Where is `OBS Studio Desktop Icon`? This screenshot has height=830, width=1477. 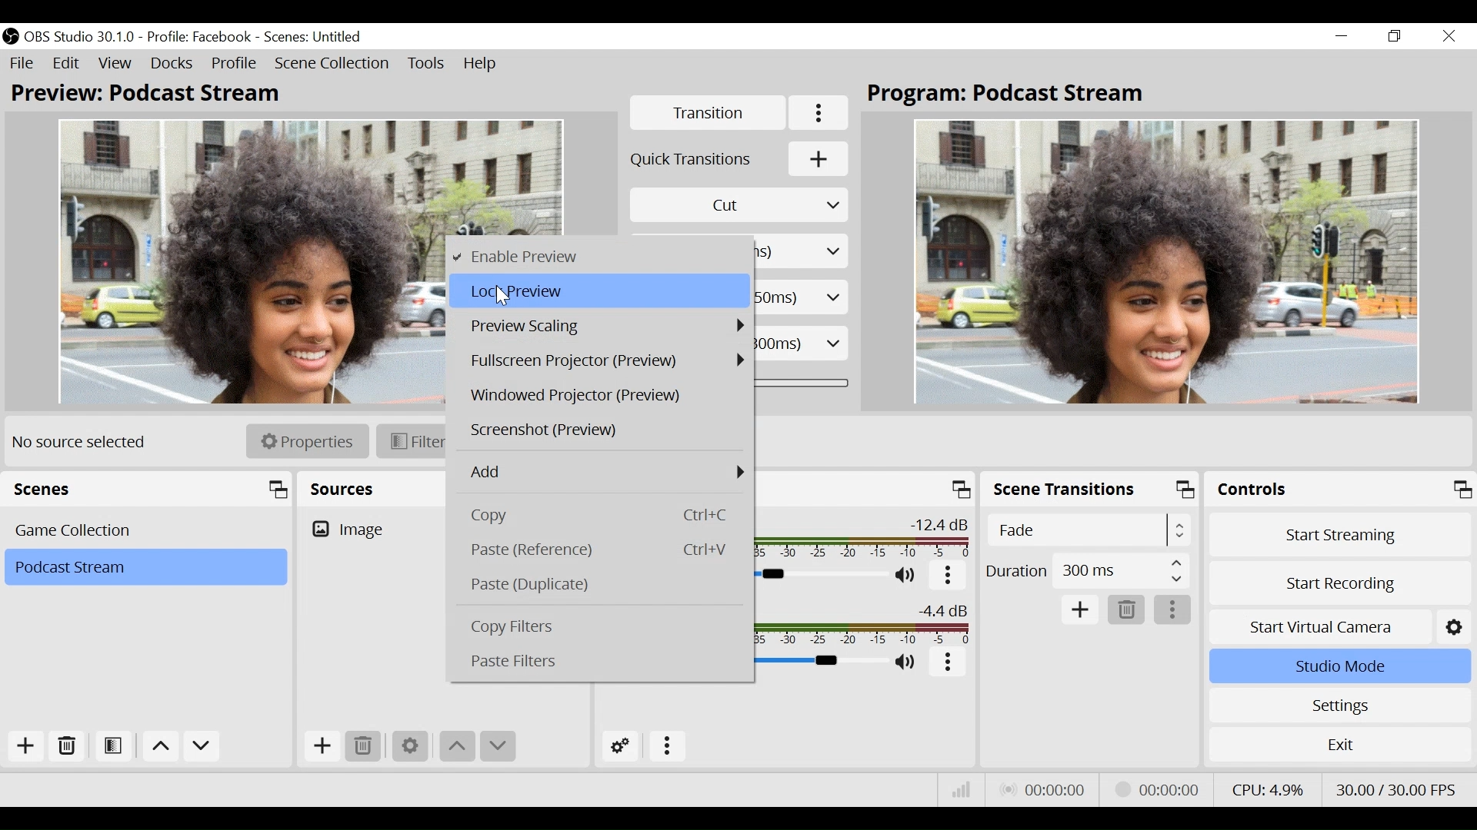 OBS Studio Desktop Icon is located at coordinates (11, 37).